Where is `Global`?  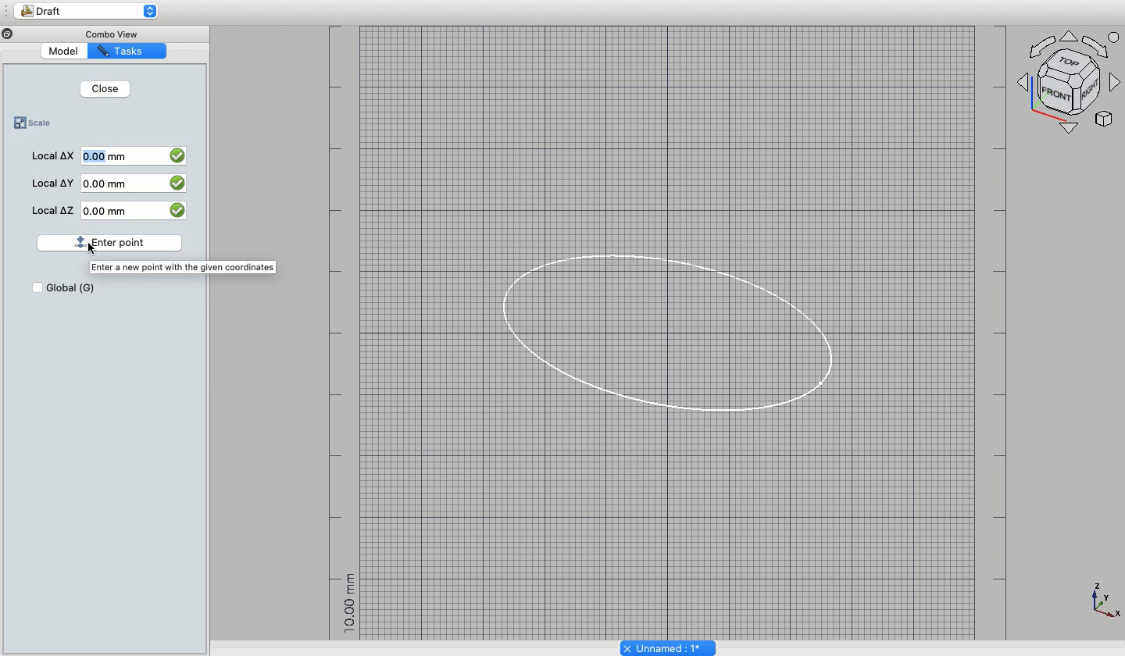
Global is located at coordinates (64, 287).